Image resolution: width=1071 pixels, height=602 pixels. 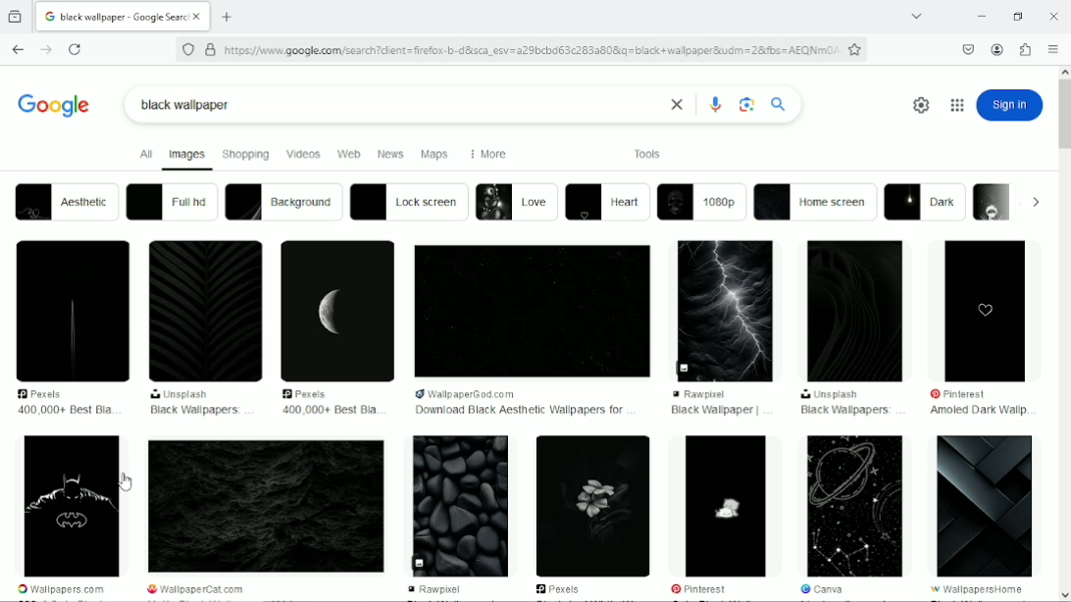 What do you see at coordinates (987, 309) in the screenshot?
I see `black image` at bounding box center [987, 309].